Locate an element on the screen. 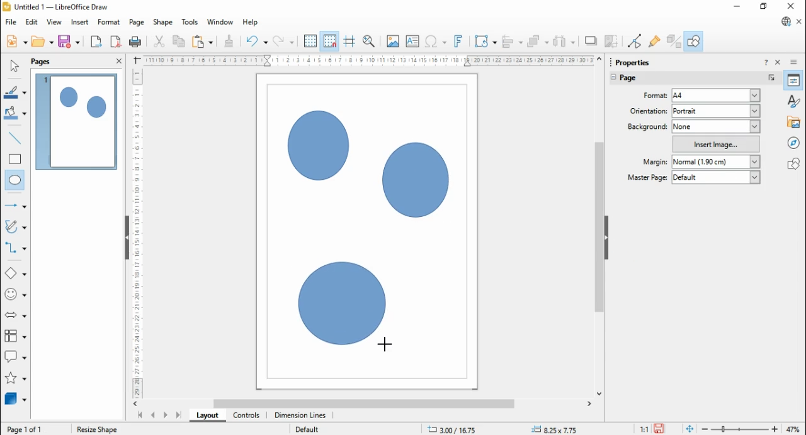 Image resolution: width=806 pixels, height=435 pixels. shadow is located at coordinates (591, 41).